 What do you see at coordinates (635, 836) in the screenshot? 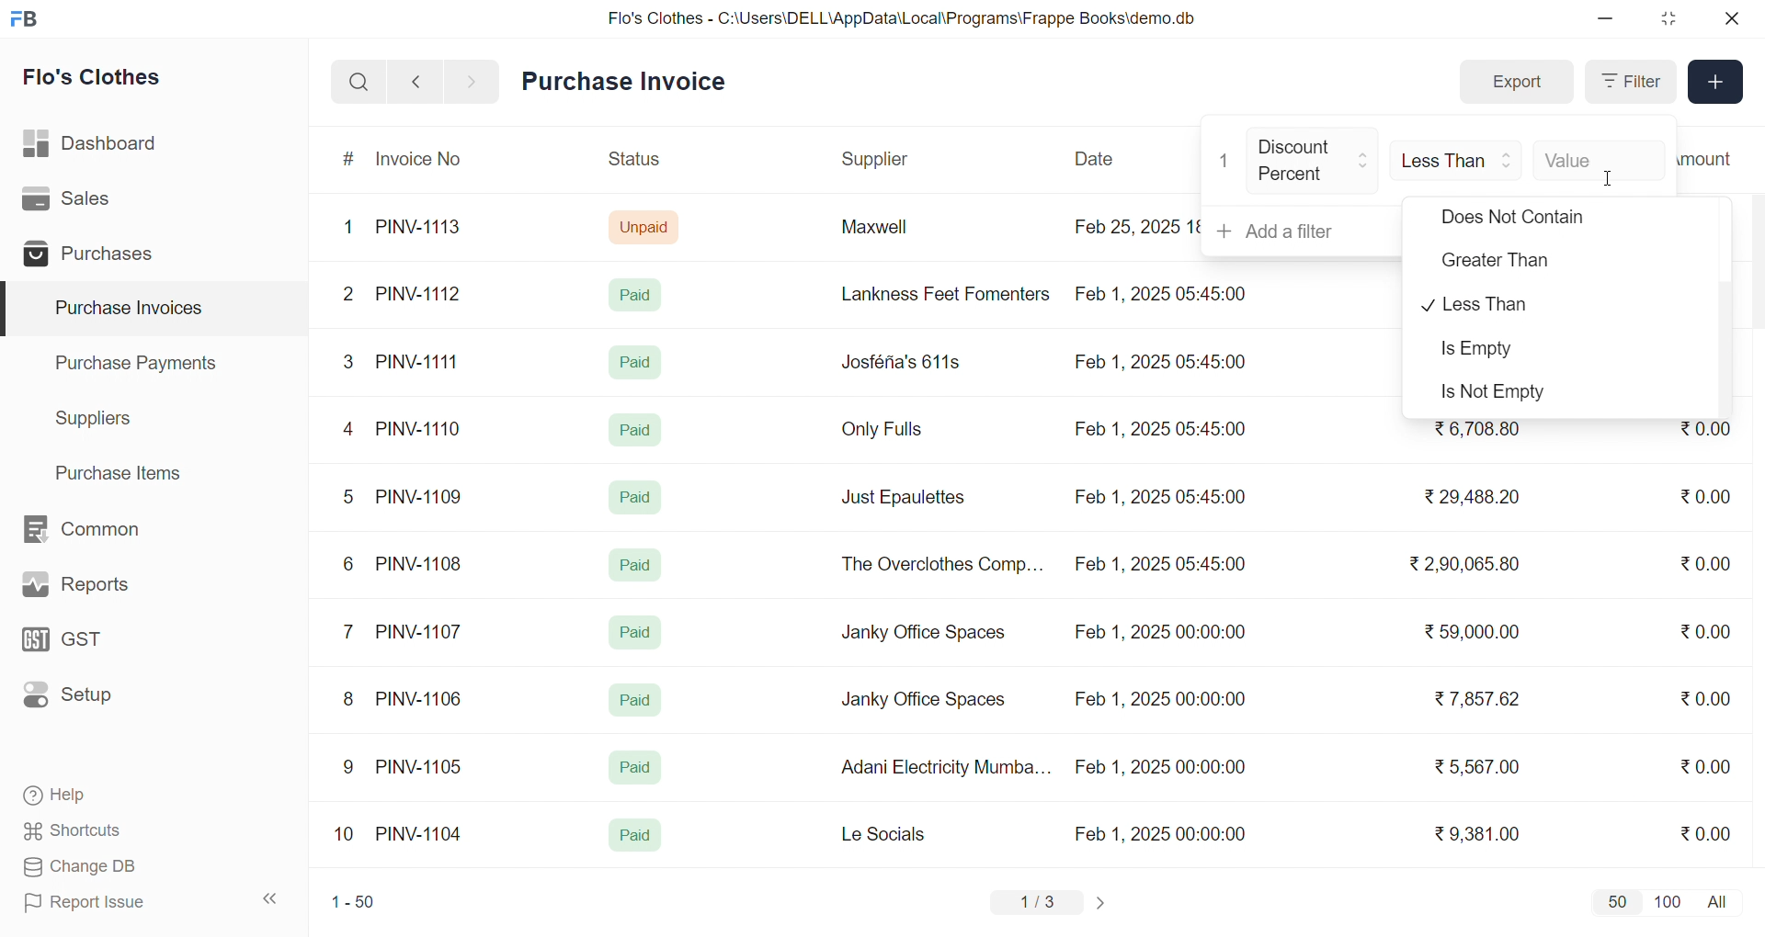
I see `Paid` at bounding box center [635, 836].